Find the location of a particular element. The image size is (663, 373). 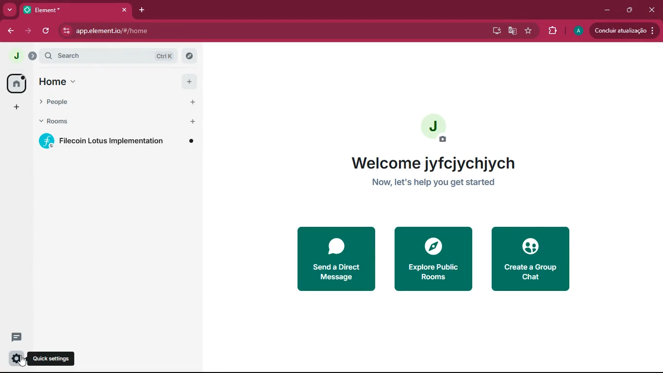

settings is located at coordinates (15, 359).